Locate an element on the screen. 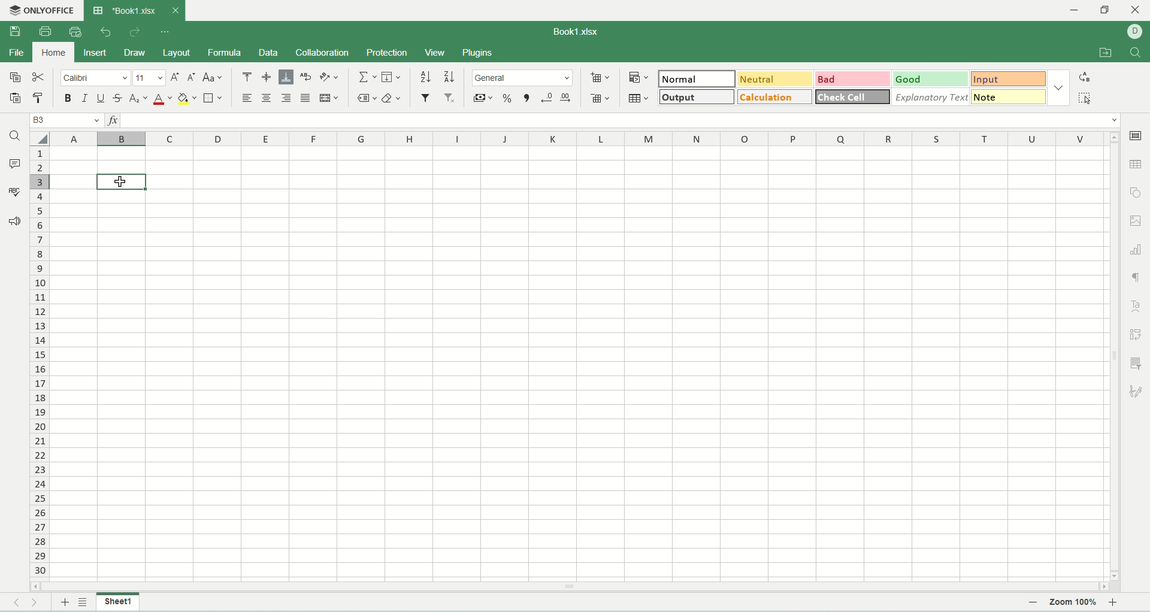  home is located at coordinates (52, 51).